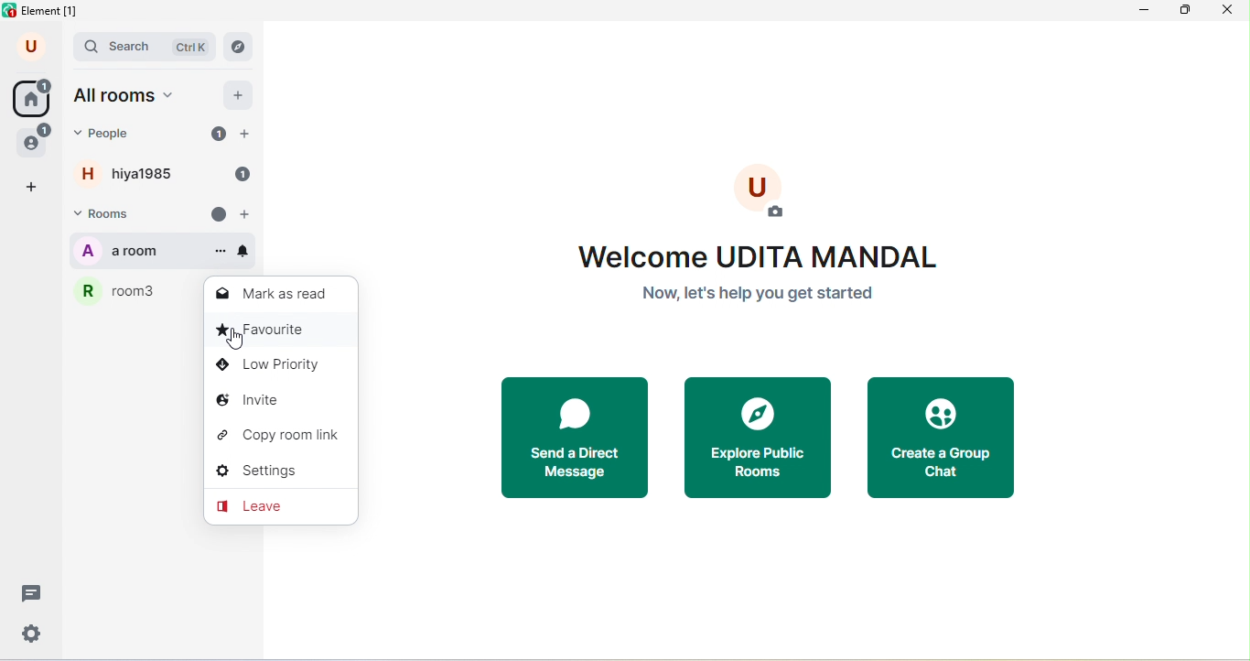  Describe the element at coordinates (279, 366) in the screenshot. I see `low priority` at that location.